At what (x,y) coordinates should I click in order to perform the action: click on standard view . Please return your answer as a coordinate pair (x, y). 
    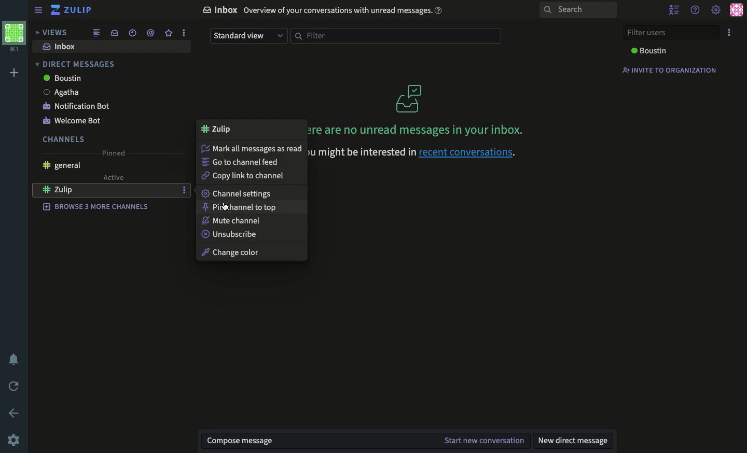
    Looking at the image, I should click on (248, 37).